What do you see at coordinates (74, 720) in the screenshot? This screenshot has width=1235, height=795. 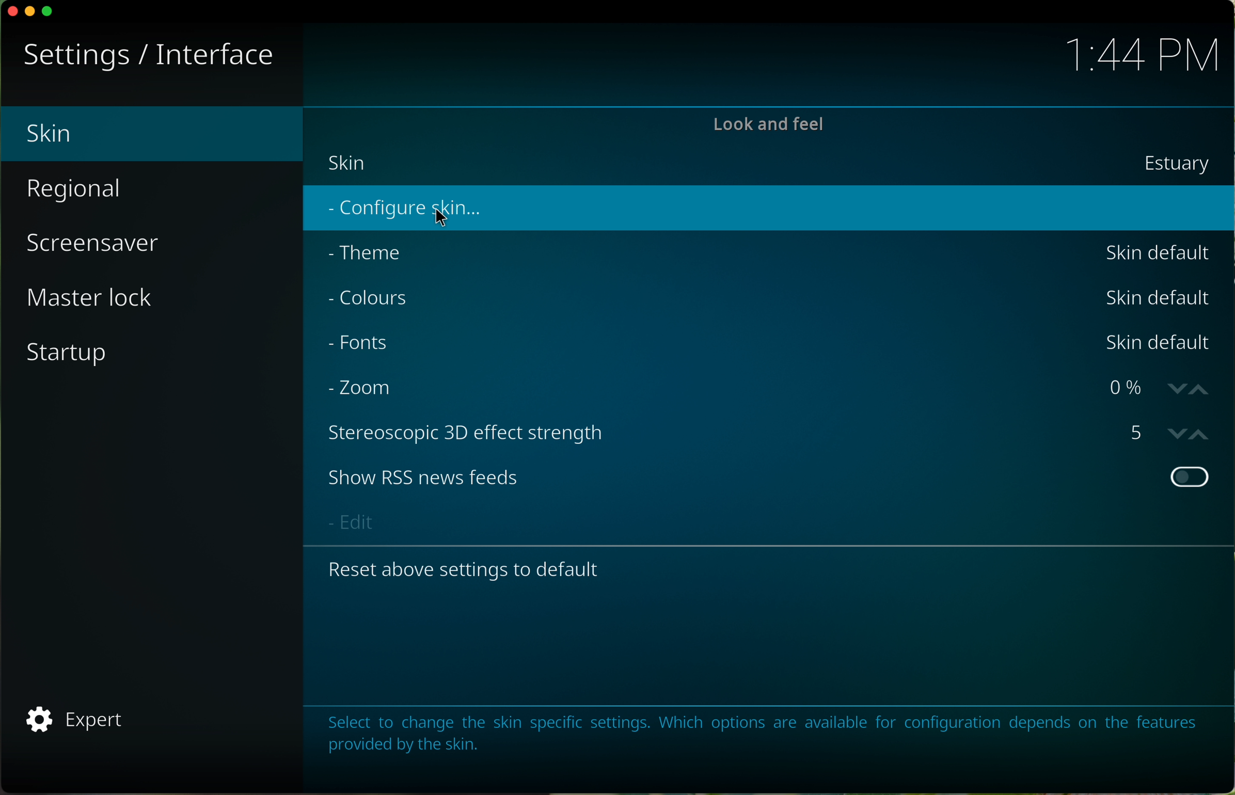 I see `expert settings` at bounding box center [74, 720].